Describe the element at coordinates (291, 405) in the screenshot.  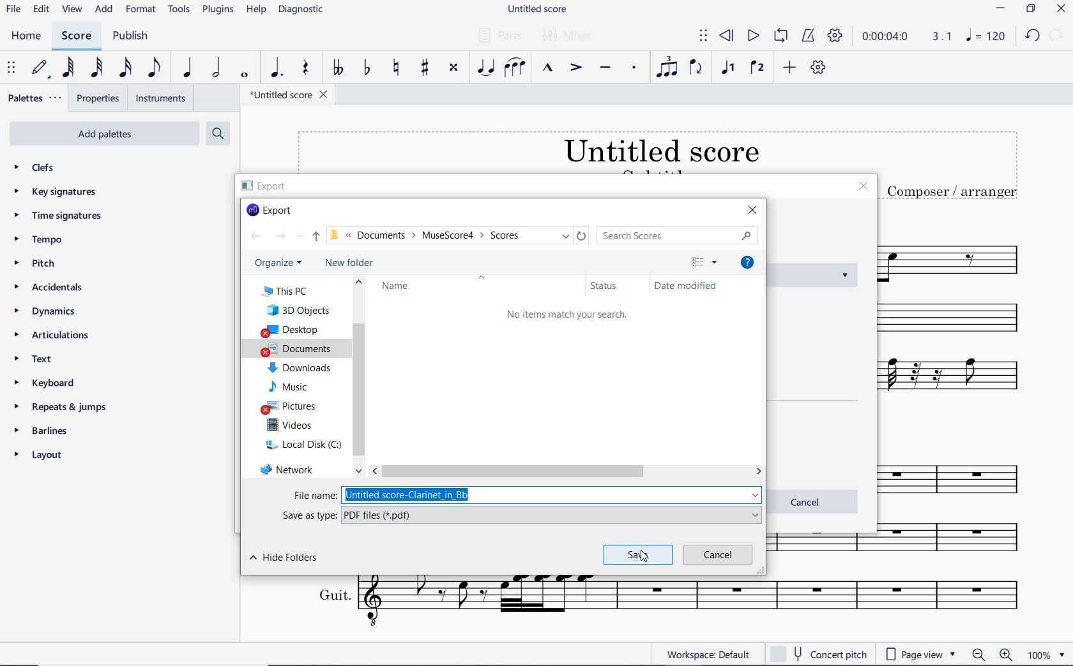
I see `pictures` at that location.